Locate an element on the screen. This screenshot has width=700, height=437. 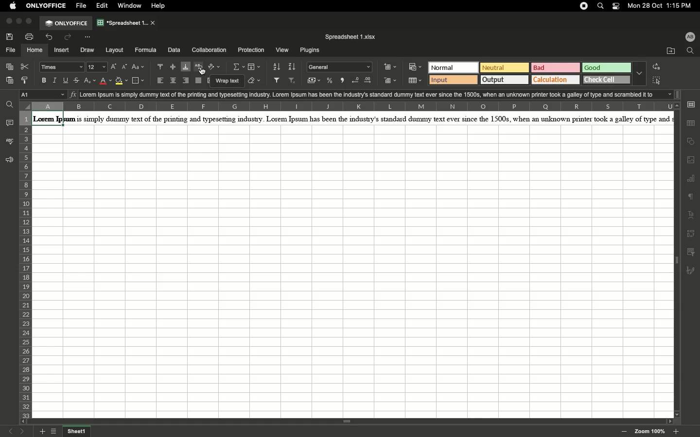
Input is located at coordinates (453, 80).